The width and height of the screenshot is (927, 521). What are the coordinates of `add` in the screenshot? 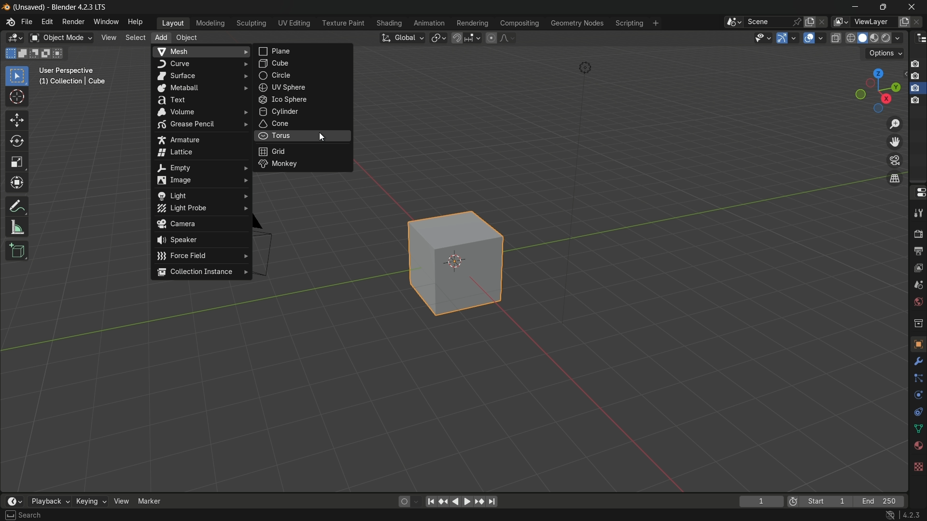 It's located at (161, 37).